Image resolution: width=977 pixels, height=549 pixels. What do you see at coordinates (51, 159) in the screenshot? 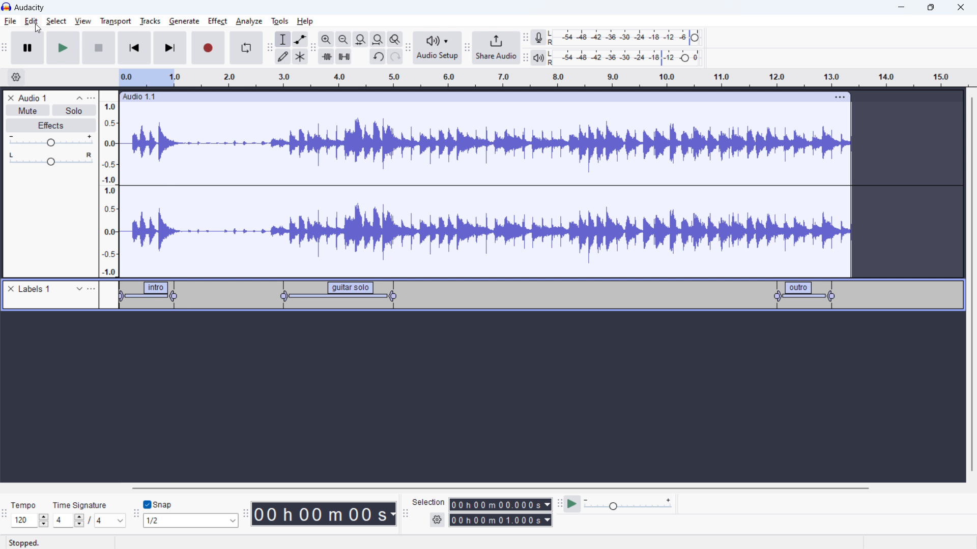
I see `pan` at bounding box center [51, 159].